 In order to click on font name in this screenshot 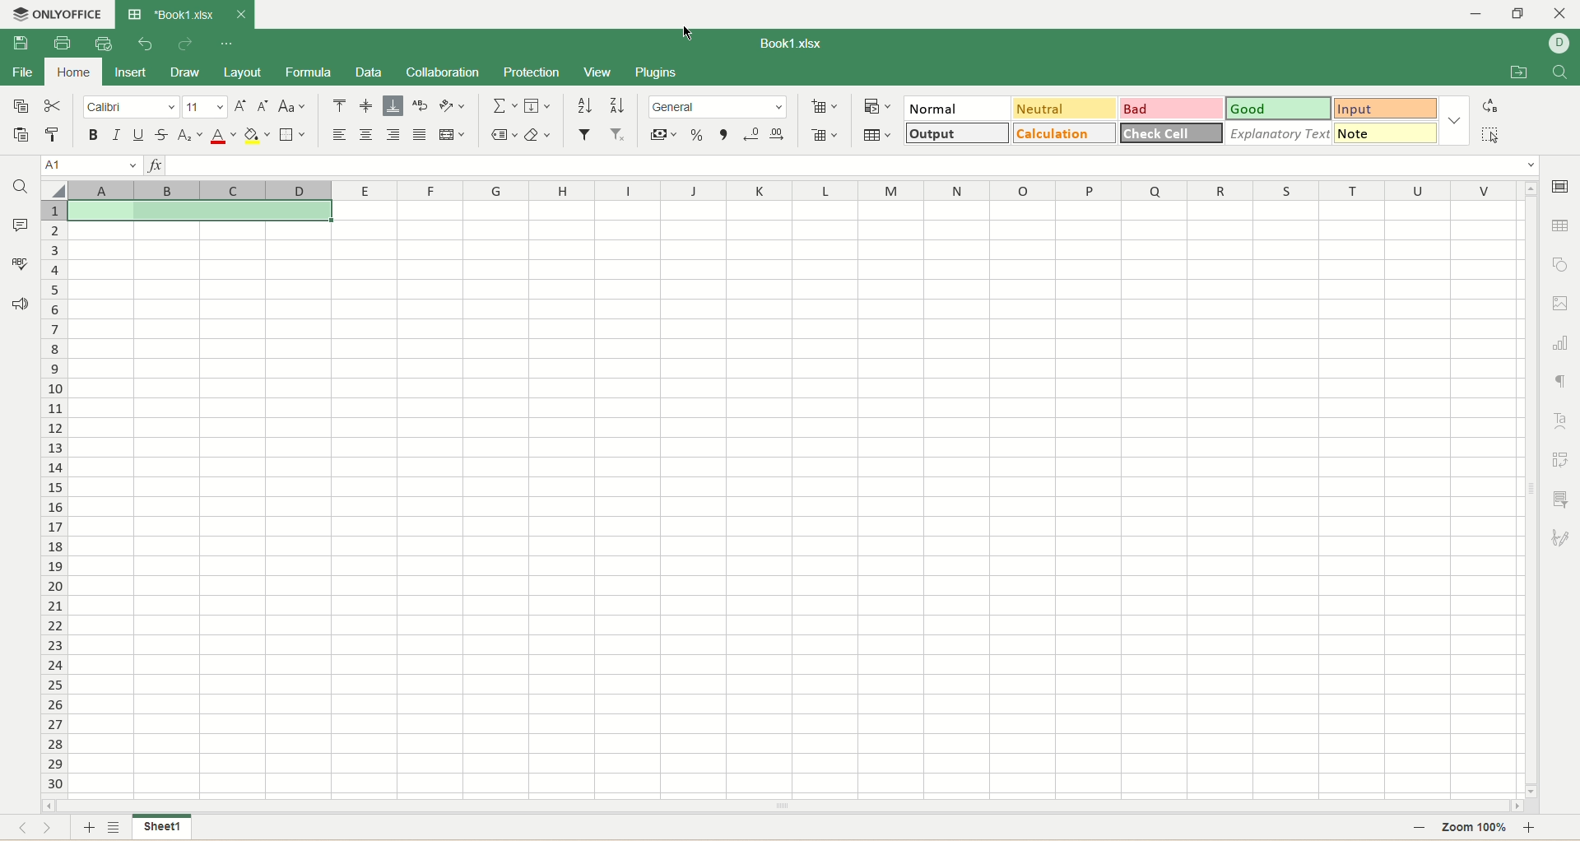, I will do `click(130, 107)`.